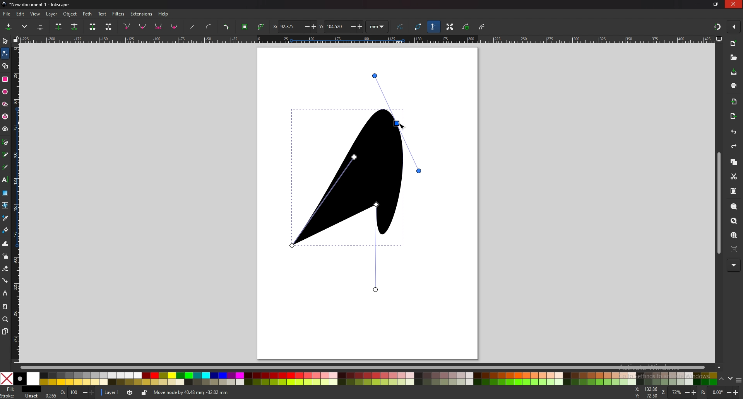 This screenshot has height=399, width=743. Describe the element at coordinates (36, 14) in the screenshot. I see `view` at that location.